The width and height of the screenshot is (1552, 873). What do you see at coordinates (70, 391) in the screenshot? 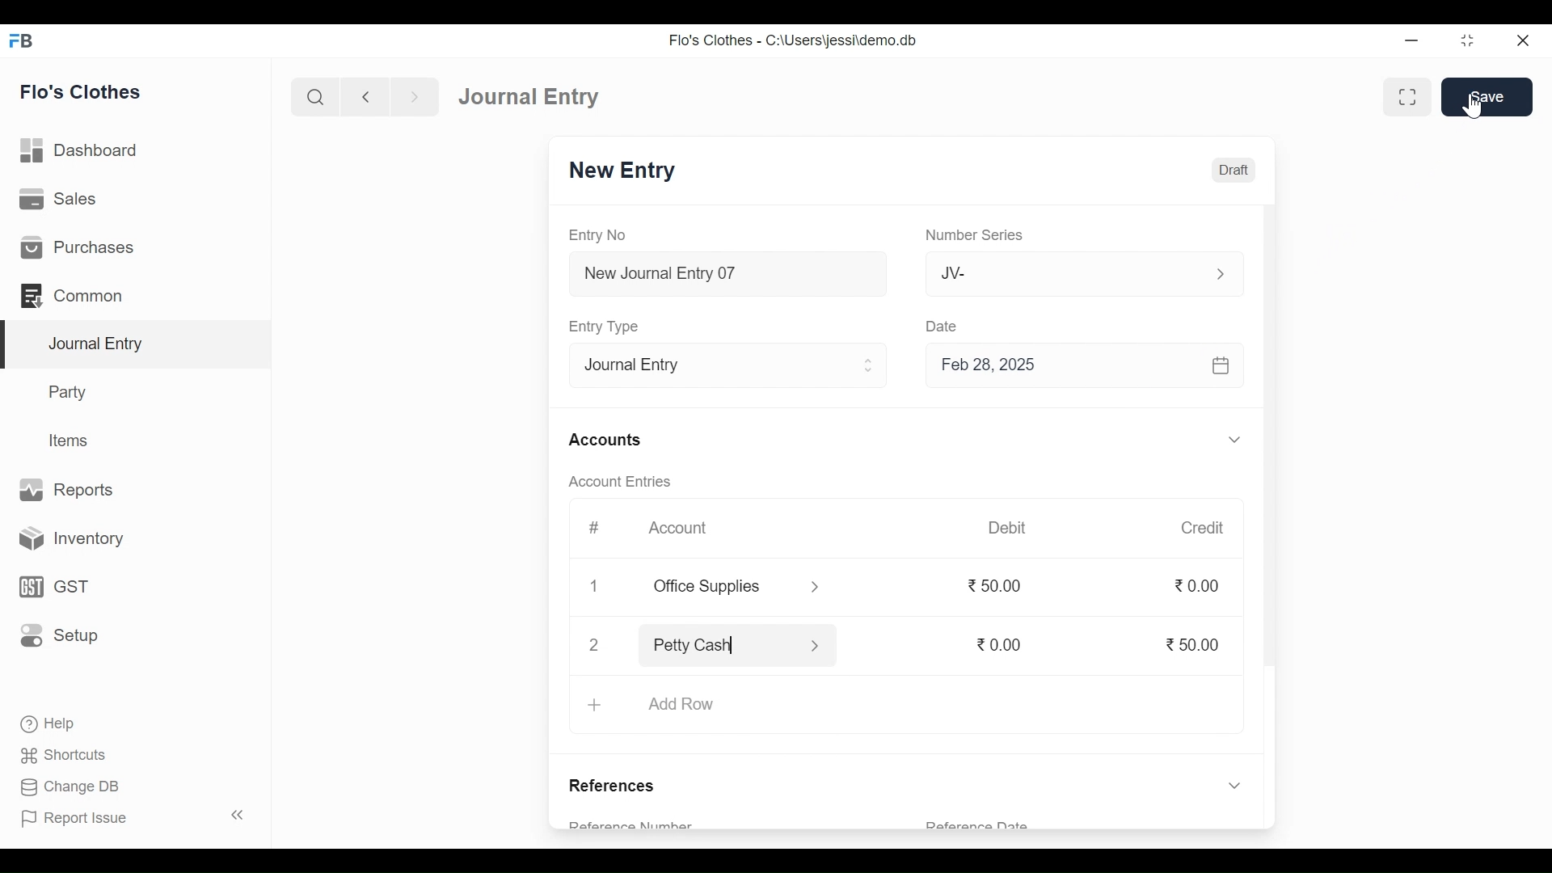
I see `Party` at bounding box center [70, 391].